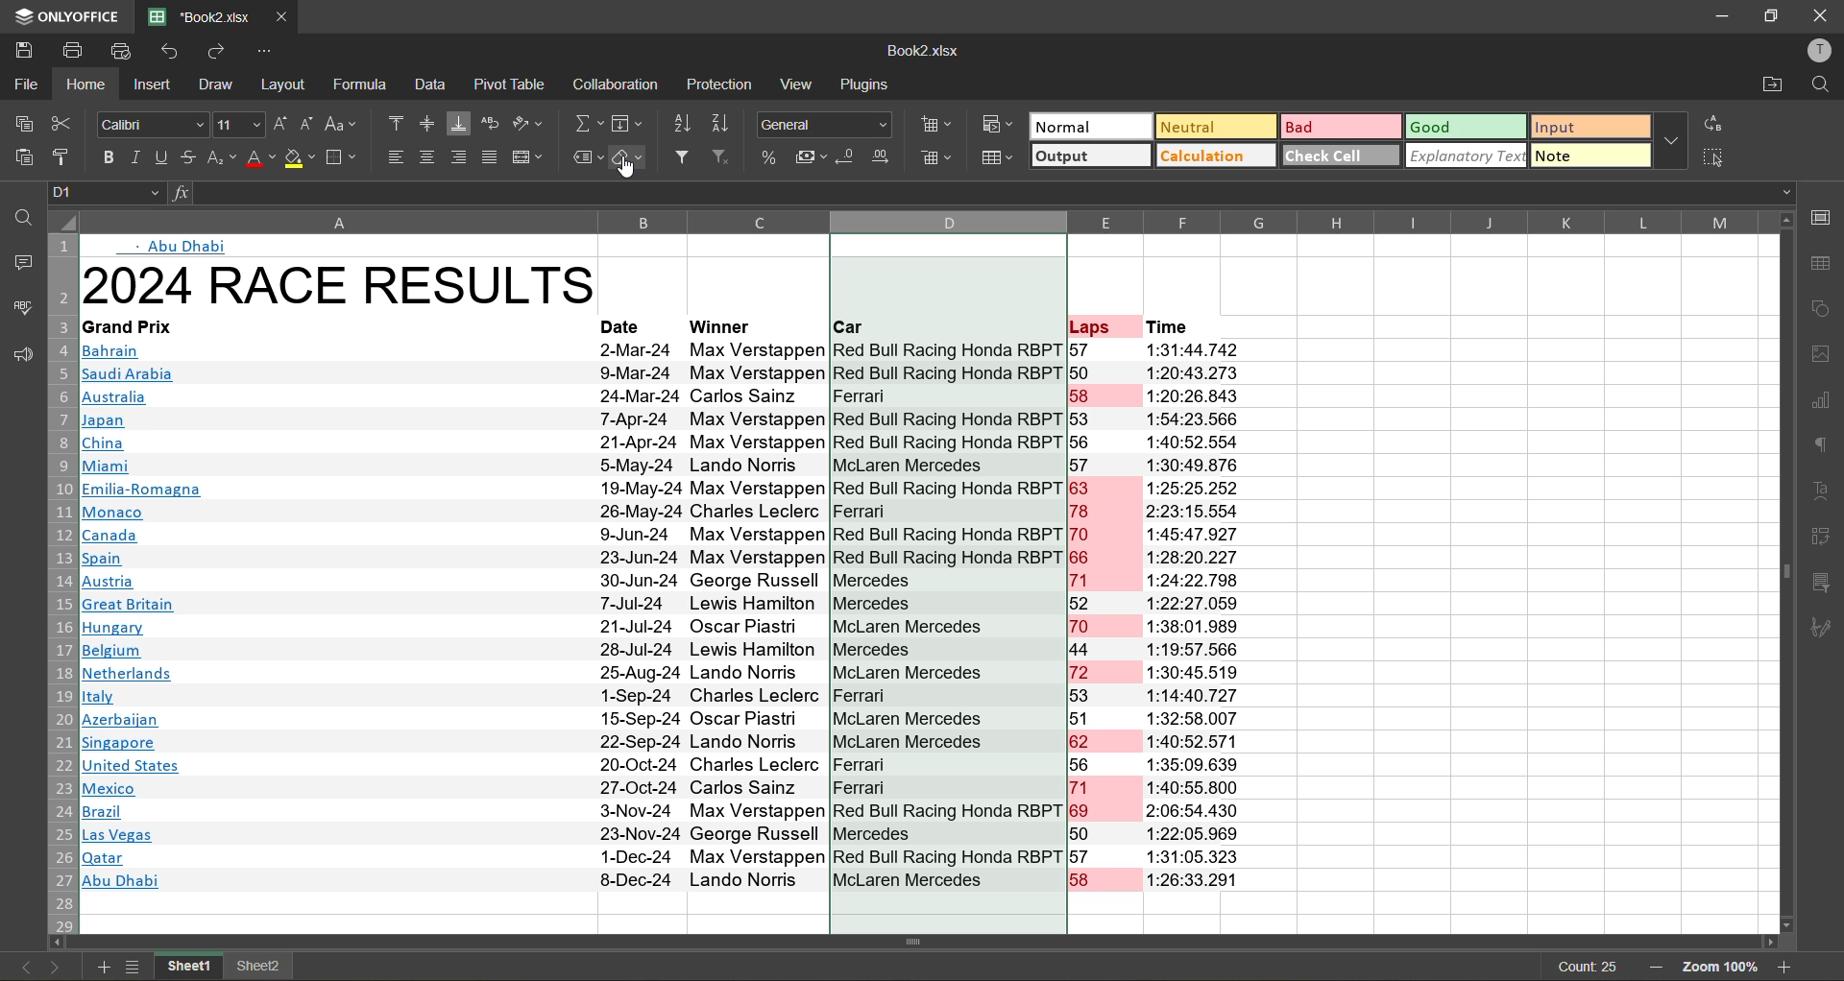 This screenshot has height=981, width=1844. Describe the element at coordinates (491, 157) in the screenshot. I see `justified` at that location.